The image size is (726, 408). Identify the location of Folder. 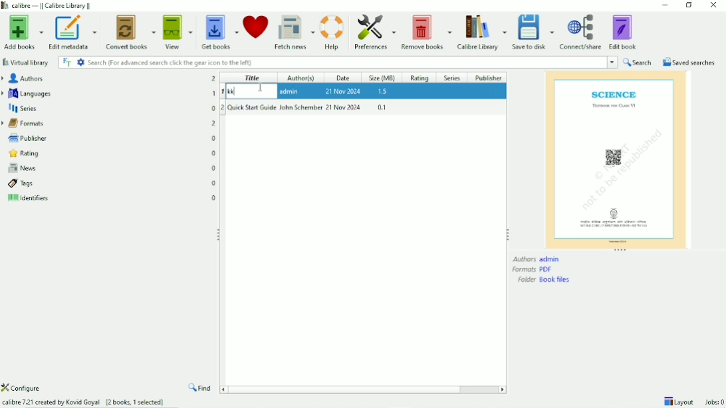
(545, 280).